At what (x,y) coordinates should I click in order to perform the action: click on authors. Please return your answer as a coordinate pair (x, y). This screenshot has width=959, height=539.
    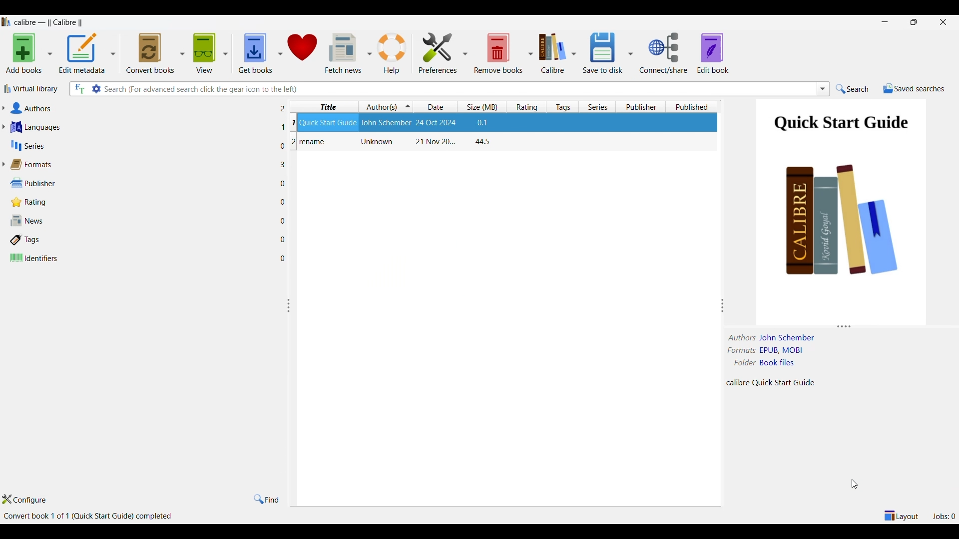
    Looking at the image, I should click on (743, 338).